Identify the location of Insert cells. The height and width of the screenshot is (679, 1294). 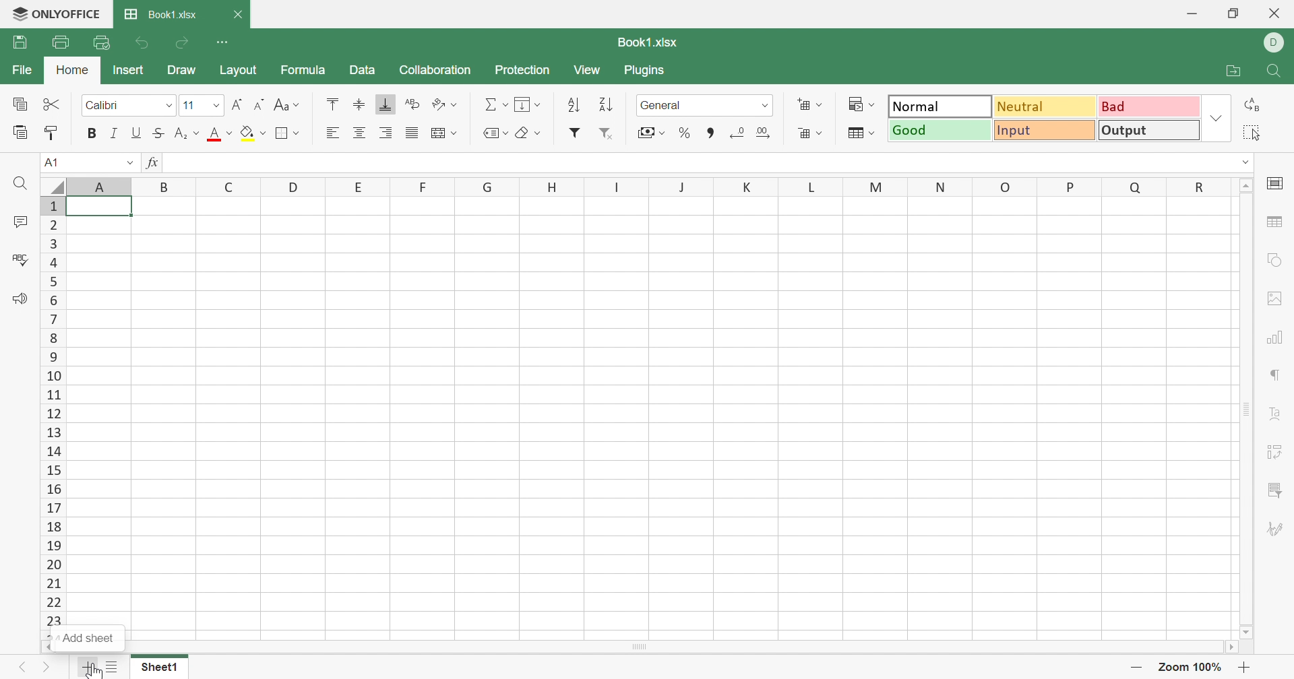
(808, 105).